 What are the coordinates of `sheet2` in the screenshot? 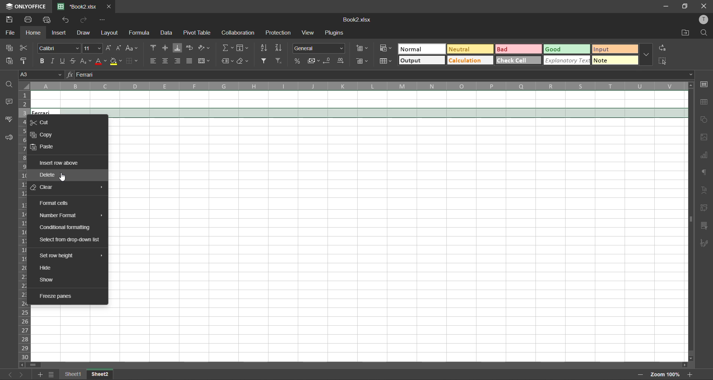 It's located at (101, 373).